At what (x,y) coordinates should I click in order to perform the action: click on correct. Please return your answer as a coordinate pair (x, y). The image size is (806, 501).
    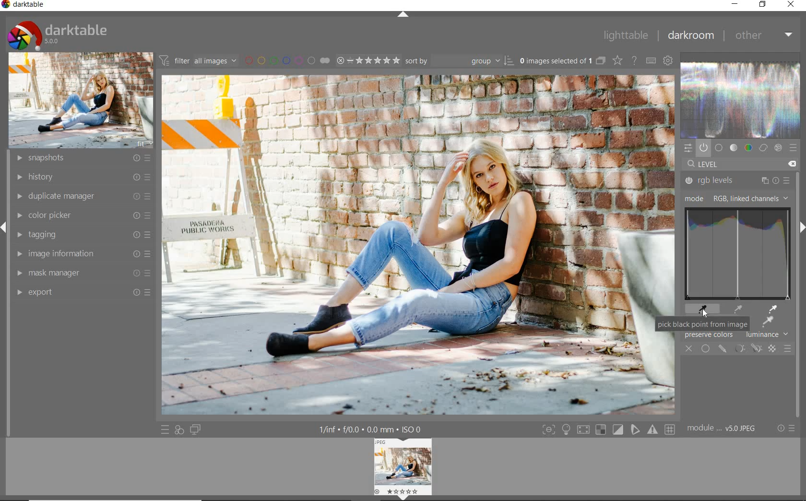
    Looking at the image, I should click on (763, 147).